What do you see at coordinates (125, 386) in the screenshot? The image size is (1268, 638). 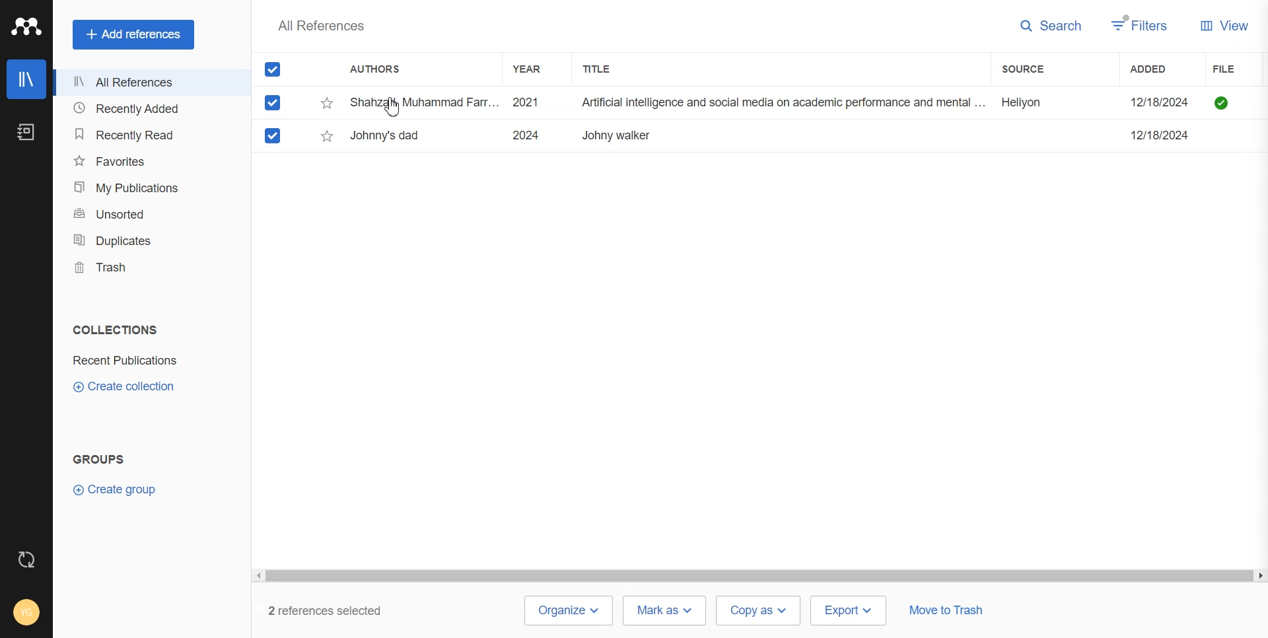 I see `Create collection` at bounding box center [125, 386].